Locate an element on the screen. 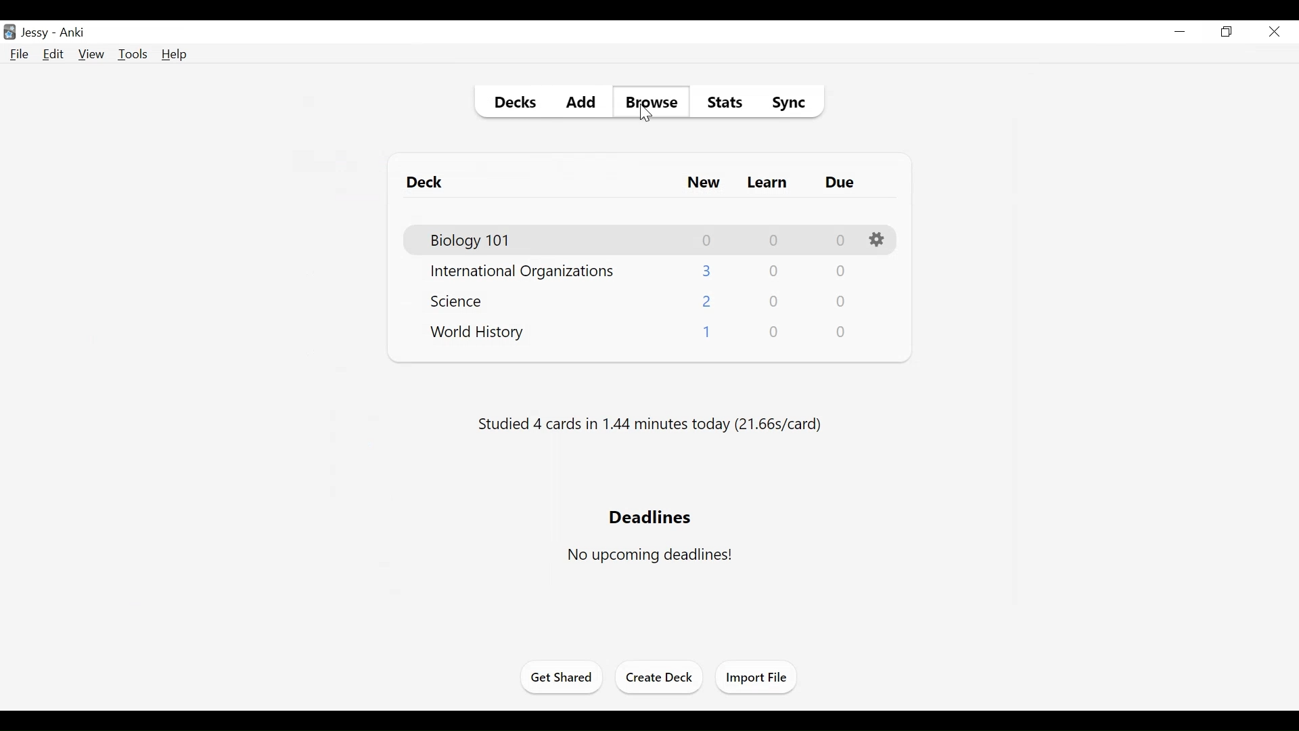  Learn Crads is located at coordinates (768, 184).